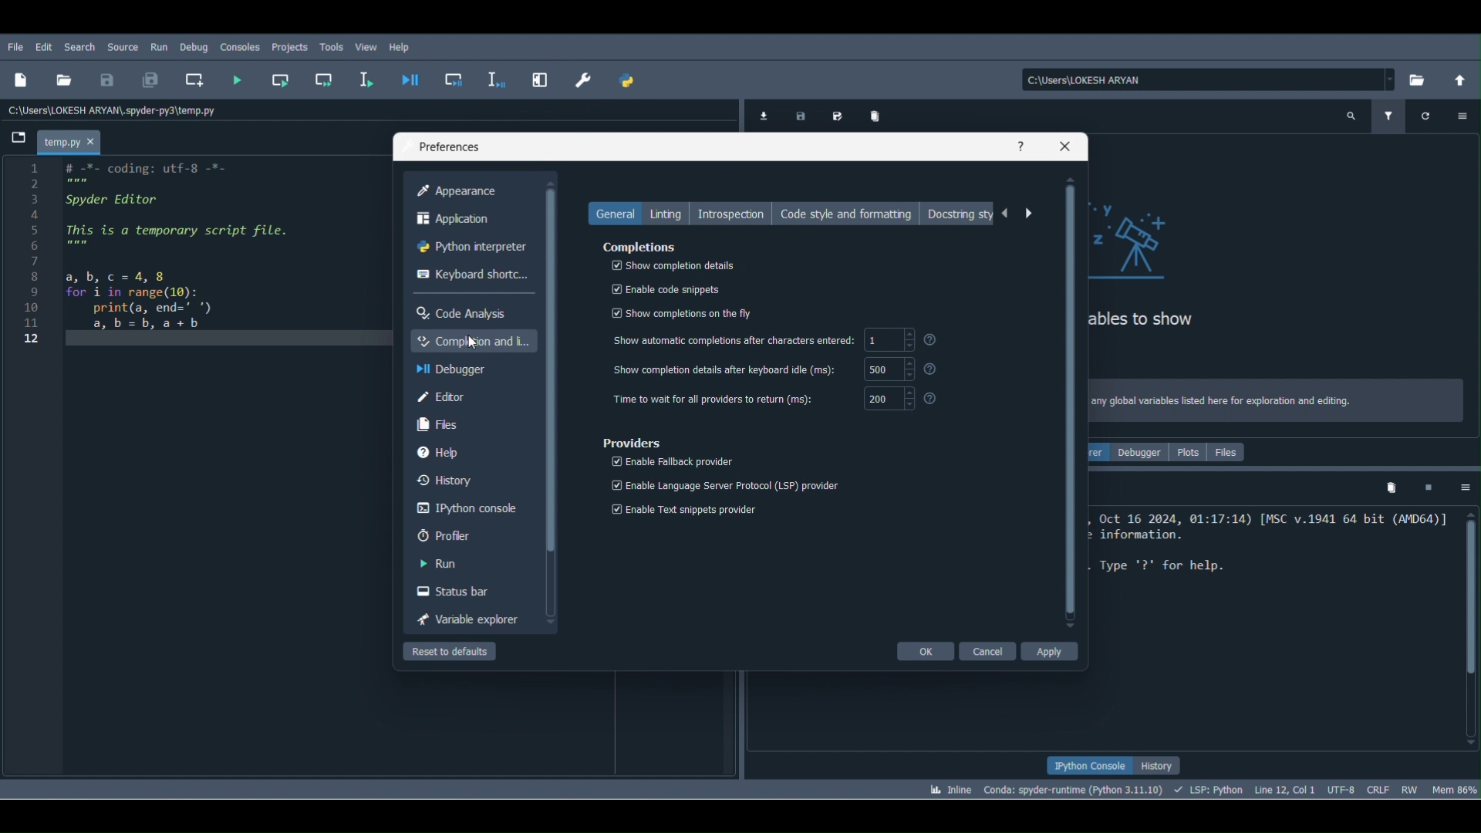 This screenshot has height=833, width=1481. I want to click on Preferences, so click(449, 147).